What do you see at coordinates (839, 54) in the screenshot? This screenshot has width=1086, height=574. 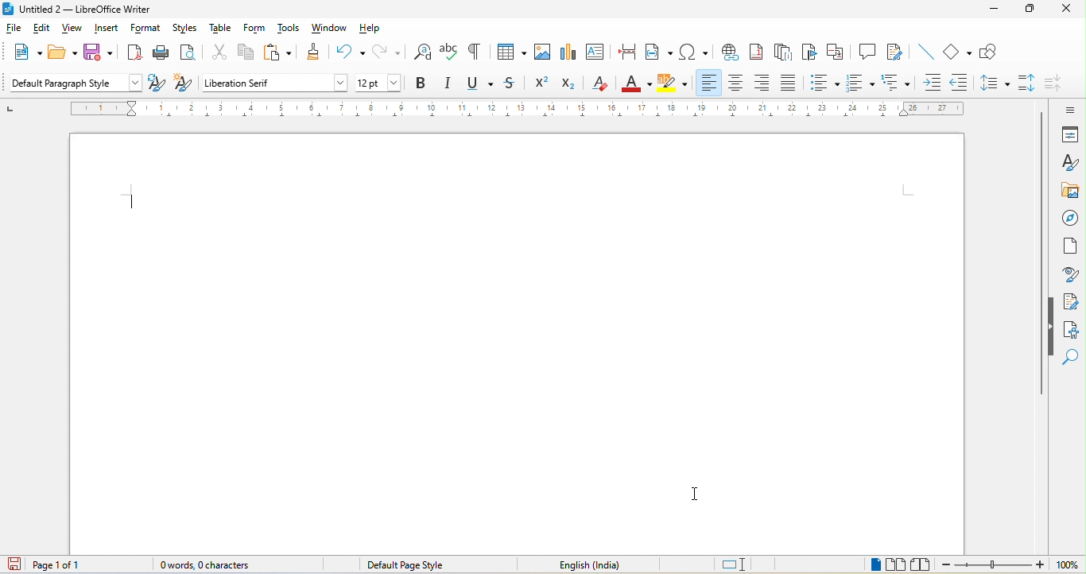 I see `cross reference` at bounding box center [839, 54].